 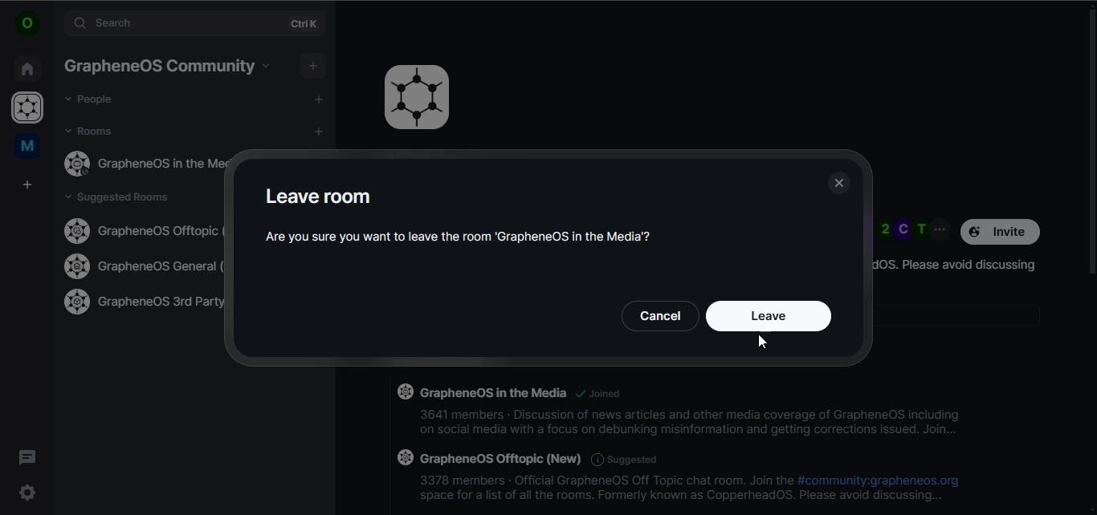 I want to click on ancel, so click(x=663, y=315).